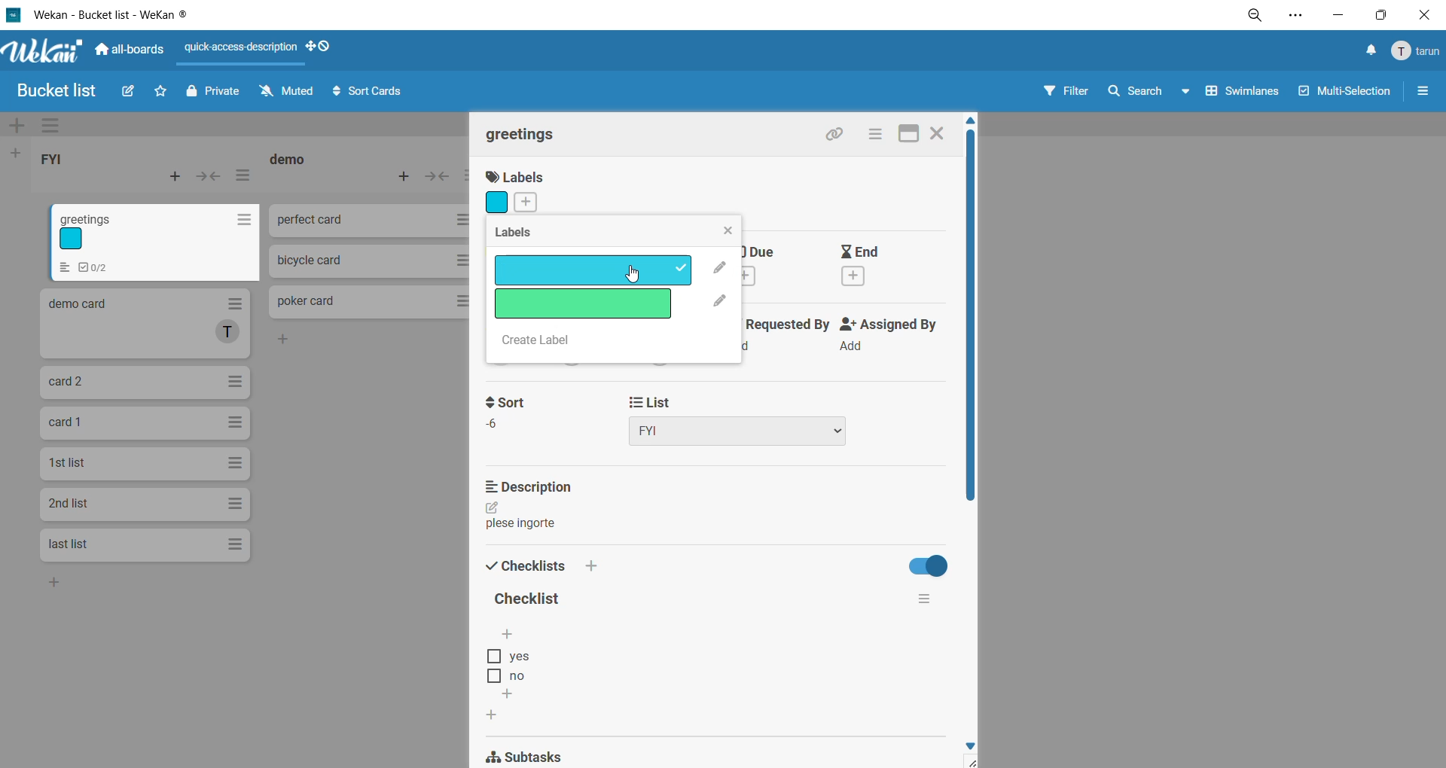  What do you see at coordinates (542, 754) in the screenshot?
I see `subtasks` at bounding box center [542, 754].